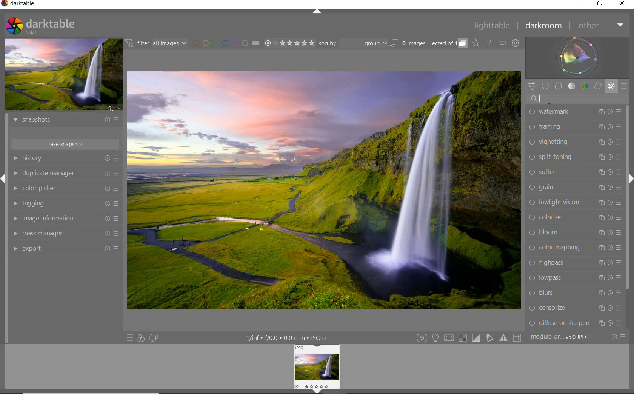 The height and width of the screenshot is (394, 634). I want to click on RANGE RATING OF SELECTED IMAGES, so click(289, 43).